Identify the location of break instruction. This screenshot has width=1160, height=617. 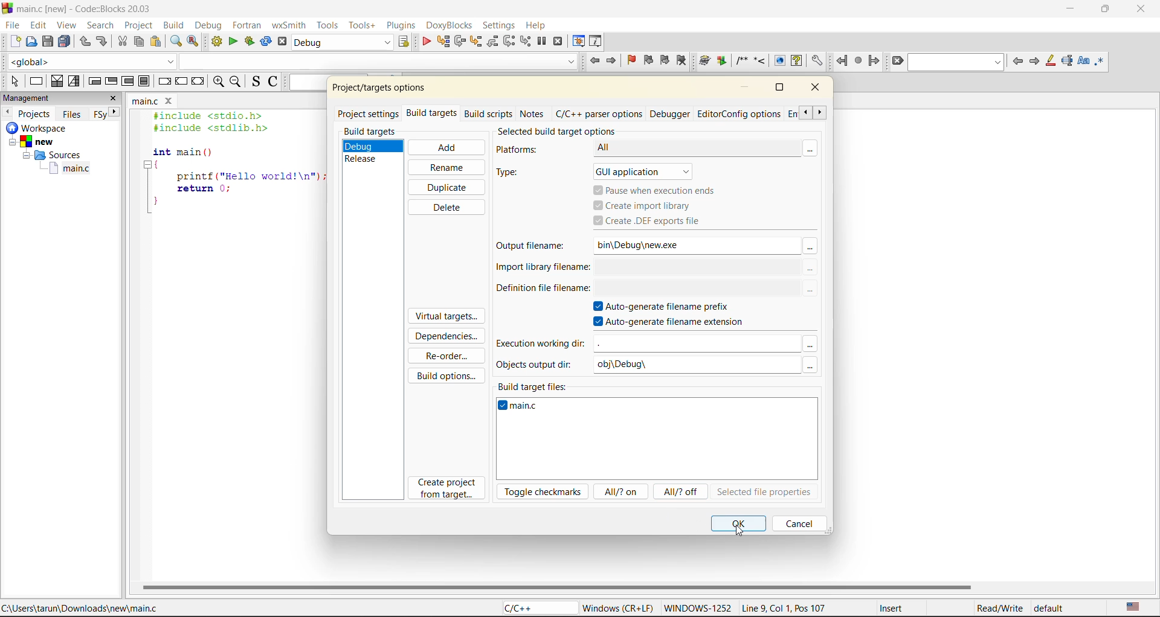
(164, 82).